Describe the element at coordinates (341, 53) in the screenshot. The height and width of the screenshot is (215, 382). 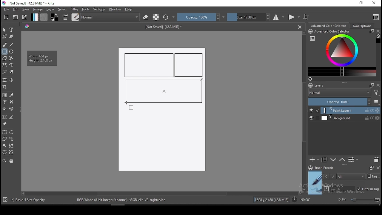
I see `advanced color selector` at that location.